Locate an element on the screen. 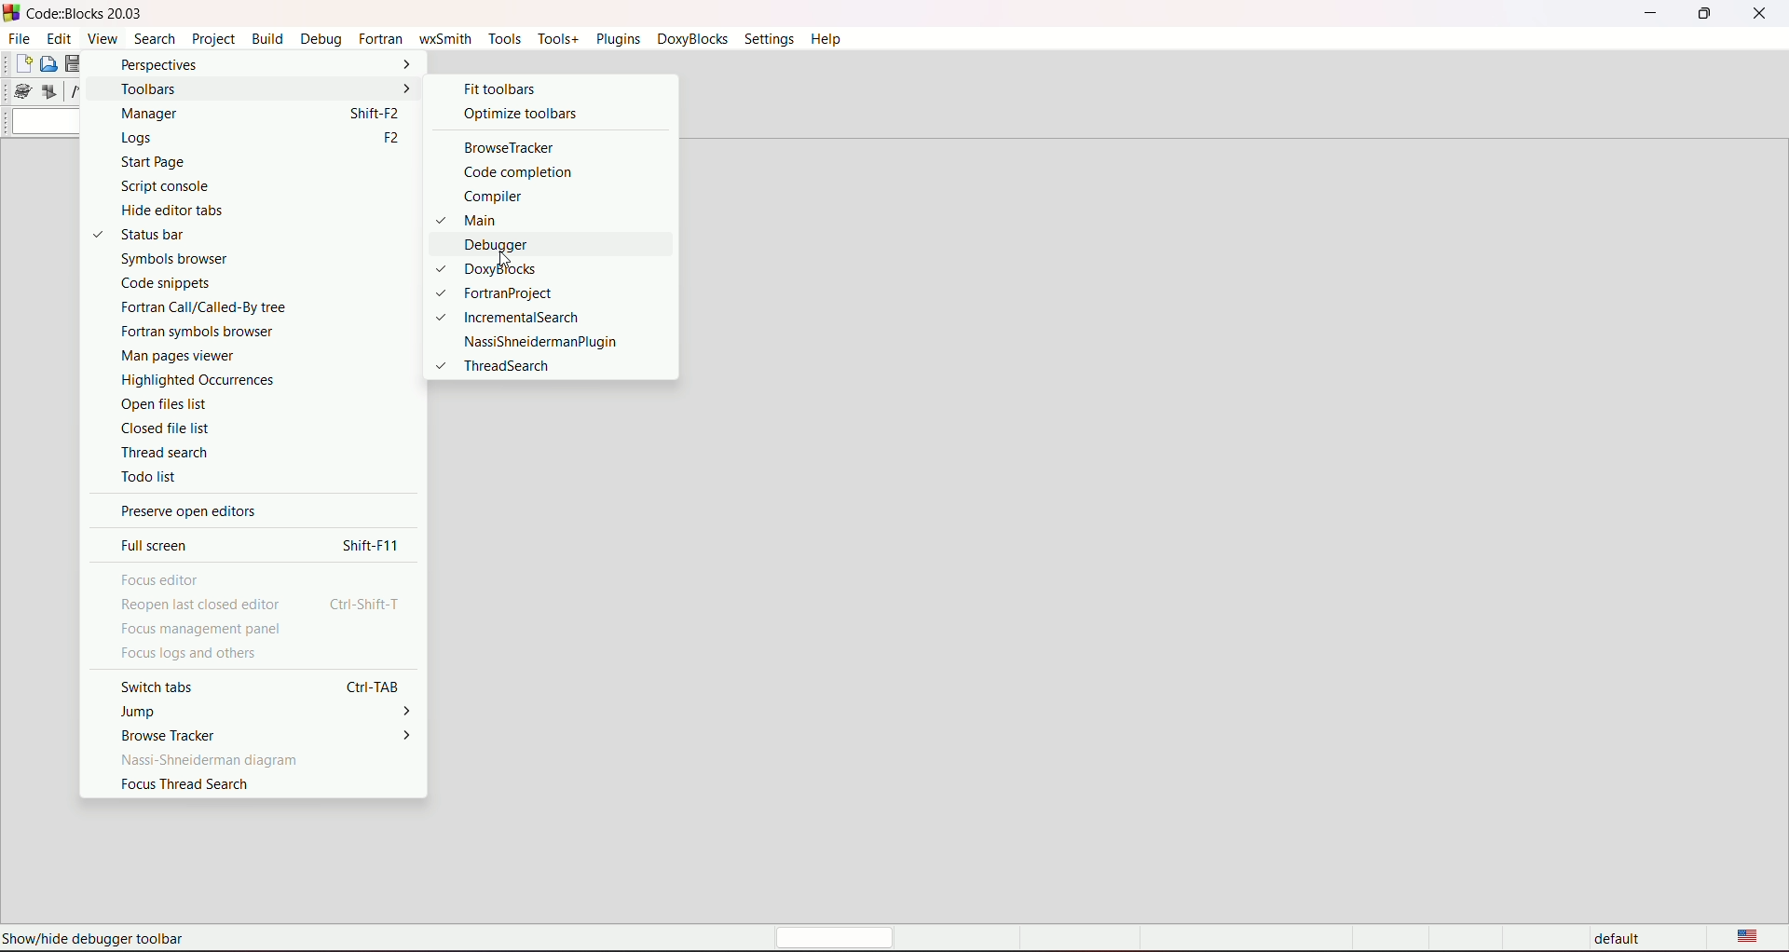 The image size is (1789, 952). close is located at coordinates (1760, 14).